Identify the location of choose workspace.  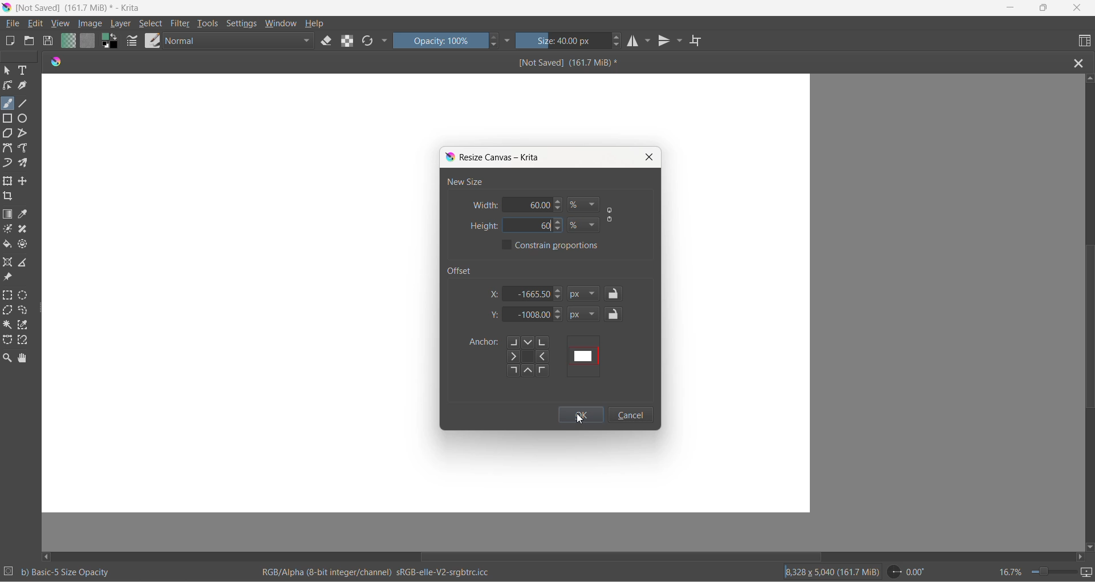
(1082, 42).